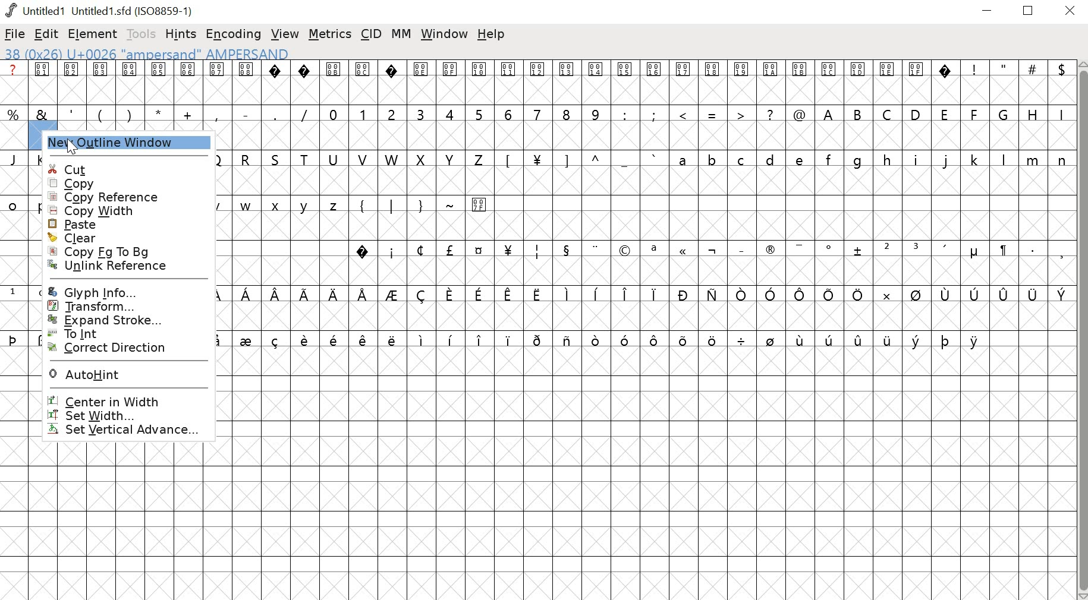 The width and height of the screenshot is (1088, 600). I want to click on symbol, so click(713, 295).